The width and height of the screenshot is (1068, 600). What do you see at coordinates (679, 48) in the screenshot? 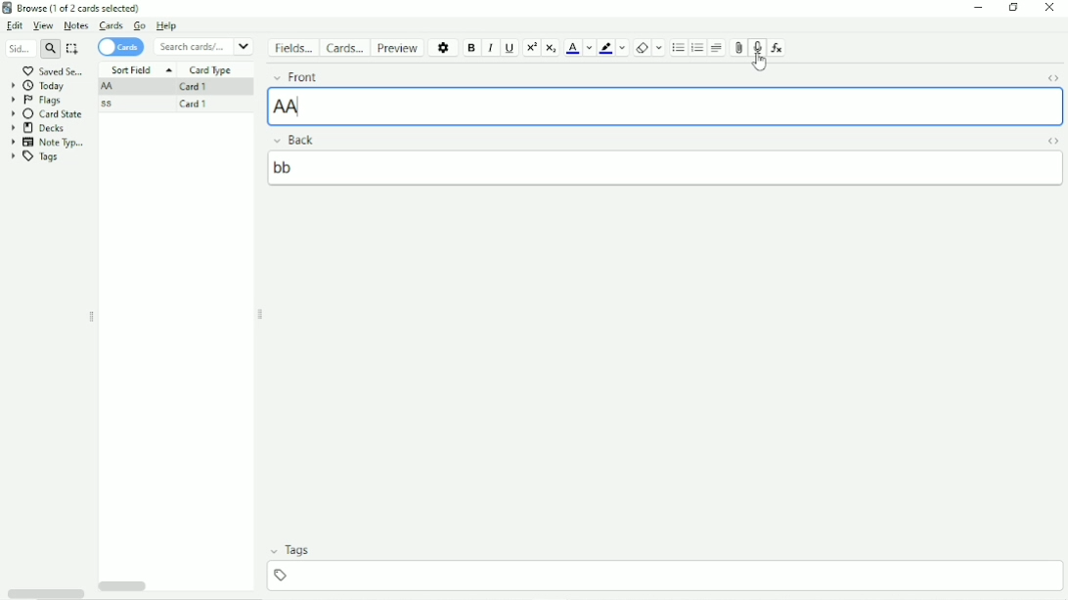
I see `Unordered list` at bounding box center [679, 48].